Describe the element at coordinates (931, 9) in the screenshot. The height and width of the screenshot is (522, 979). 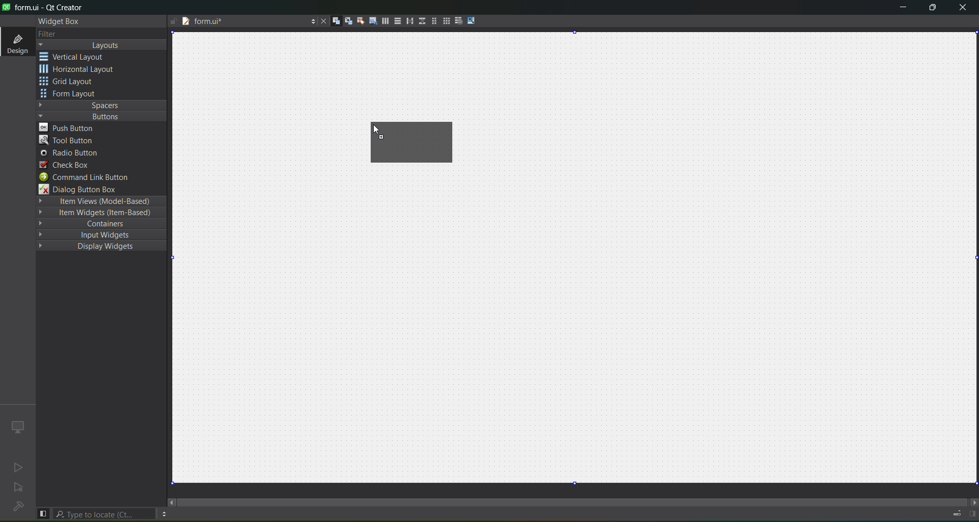
I see `maximize` at that location.